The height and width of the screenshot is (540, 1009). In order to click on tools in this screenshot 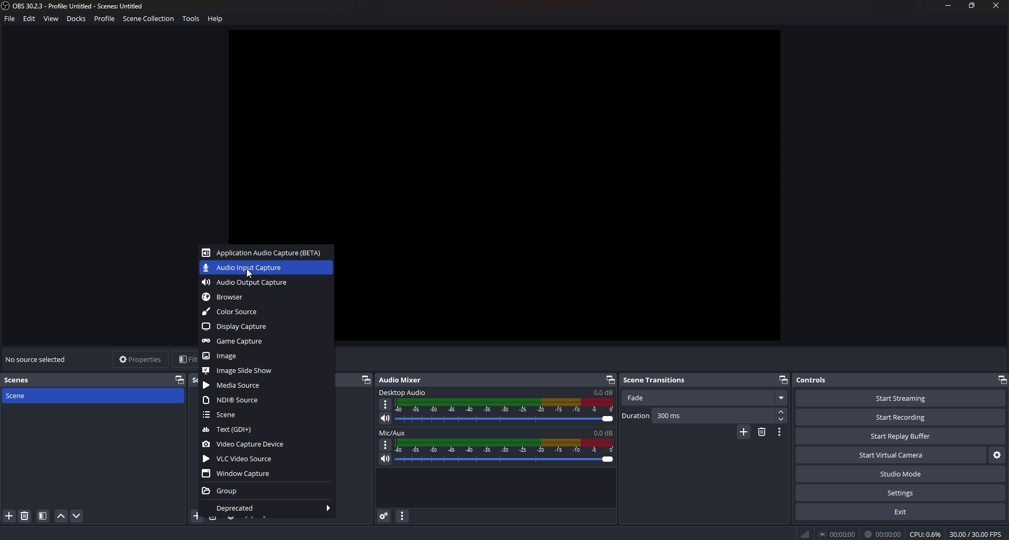, I will do `click(193, 20)`.